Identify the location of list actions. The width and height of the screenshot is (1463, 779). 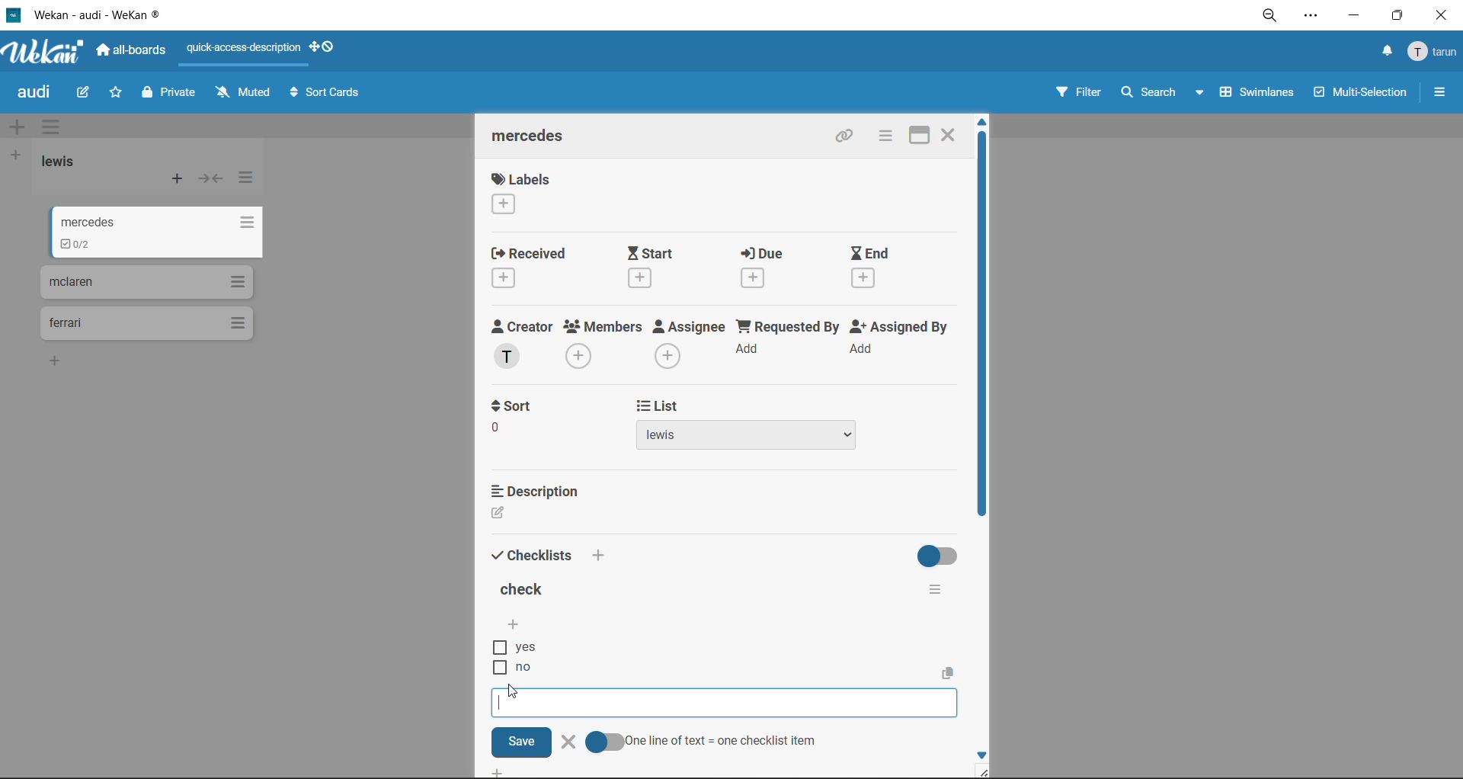
(248, 182).